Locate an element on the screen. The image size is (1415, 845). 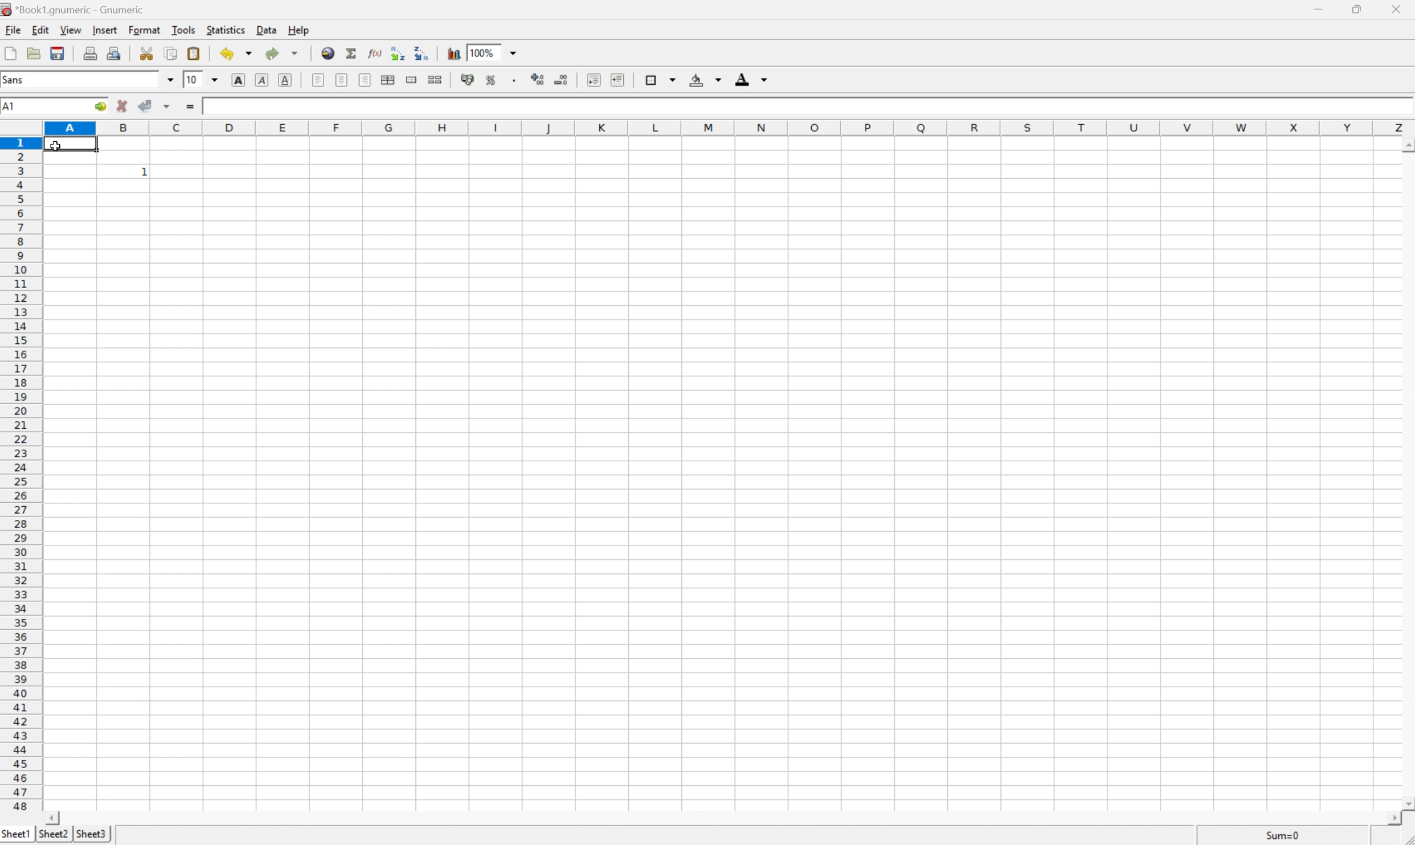
edit function in current cell is located at coordinates (374, 53).